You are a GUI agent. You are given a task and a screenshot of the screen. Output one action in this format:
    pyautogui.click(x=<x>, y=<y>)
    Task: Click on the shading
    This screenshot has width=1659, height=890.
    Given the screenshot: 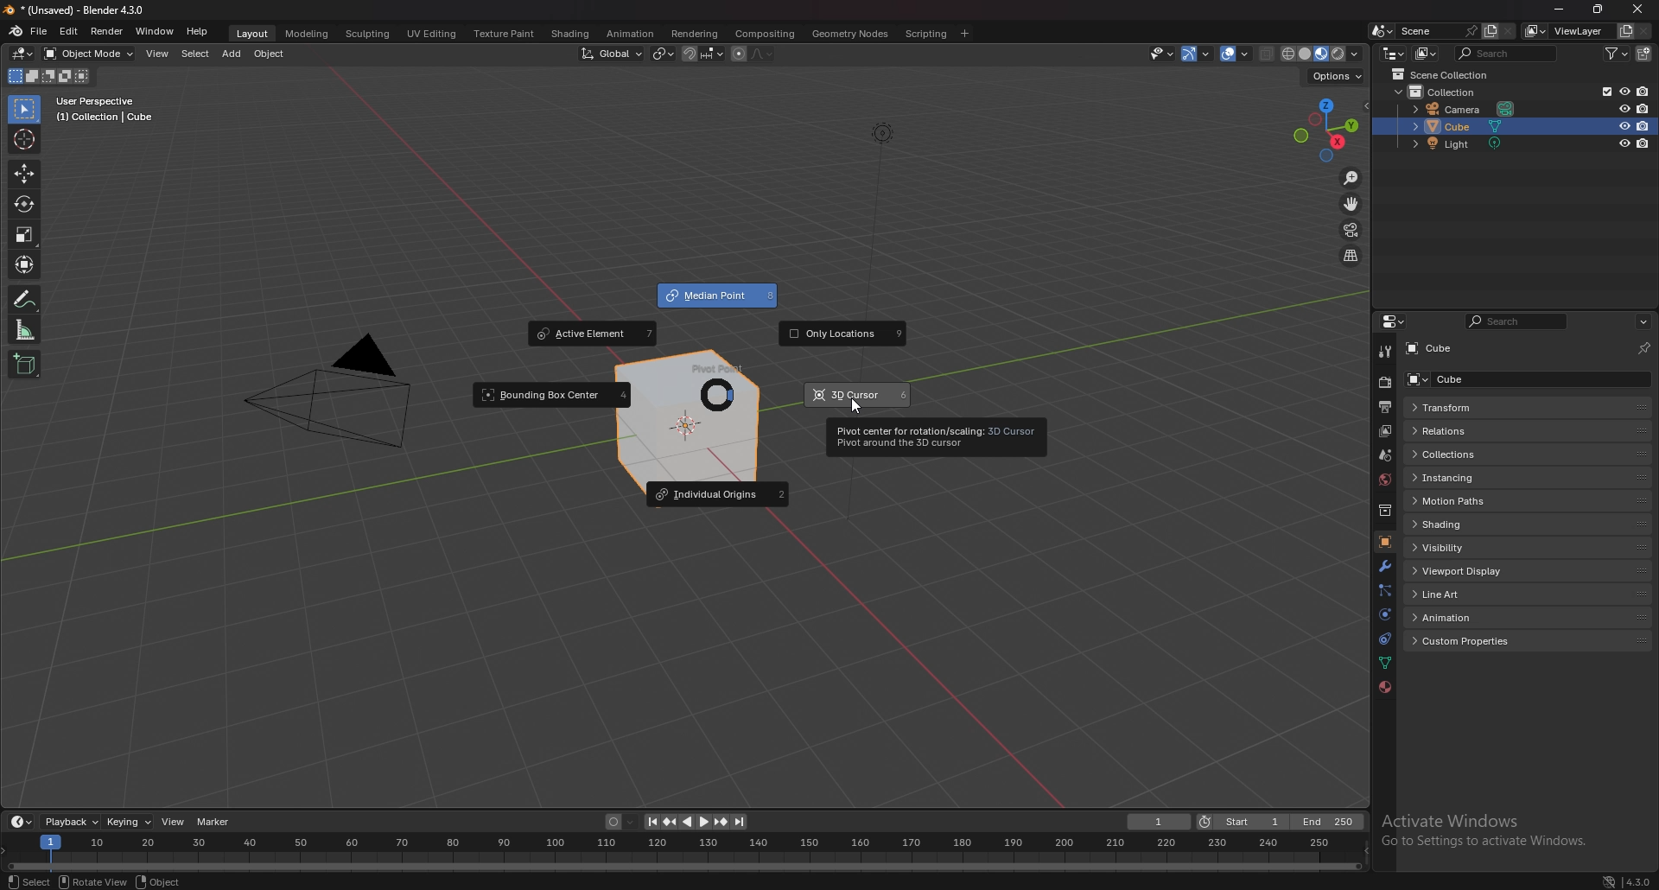 What is the action you would take?
    pyautogui.click(x=1464, y=524)
    